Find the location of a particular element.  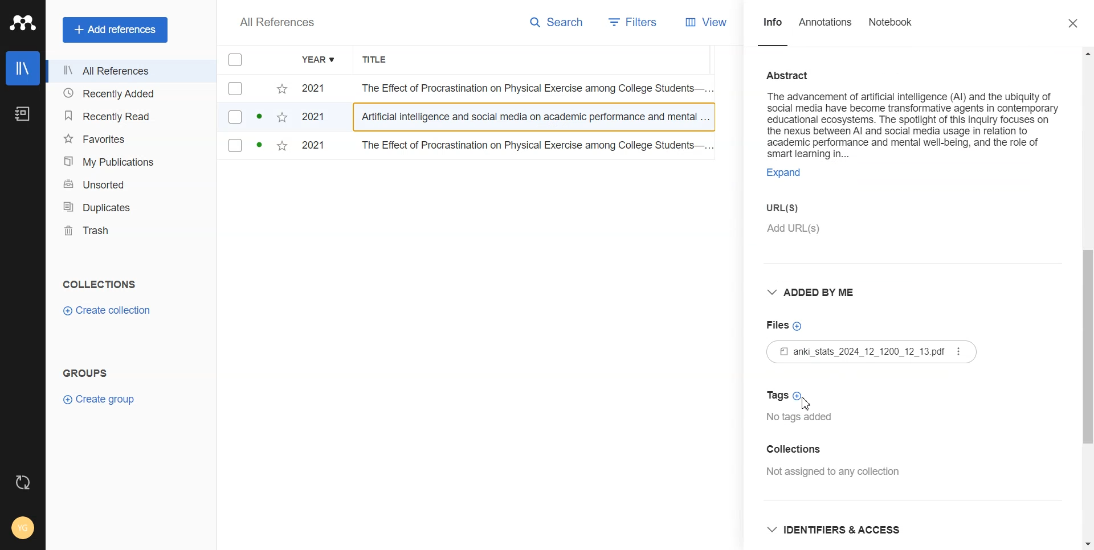

checkbox is located at coordinates (255, 89).